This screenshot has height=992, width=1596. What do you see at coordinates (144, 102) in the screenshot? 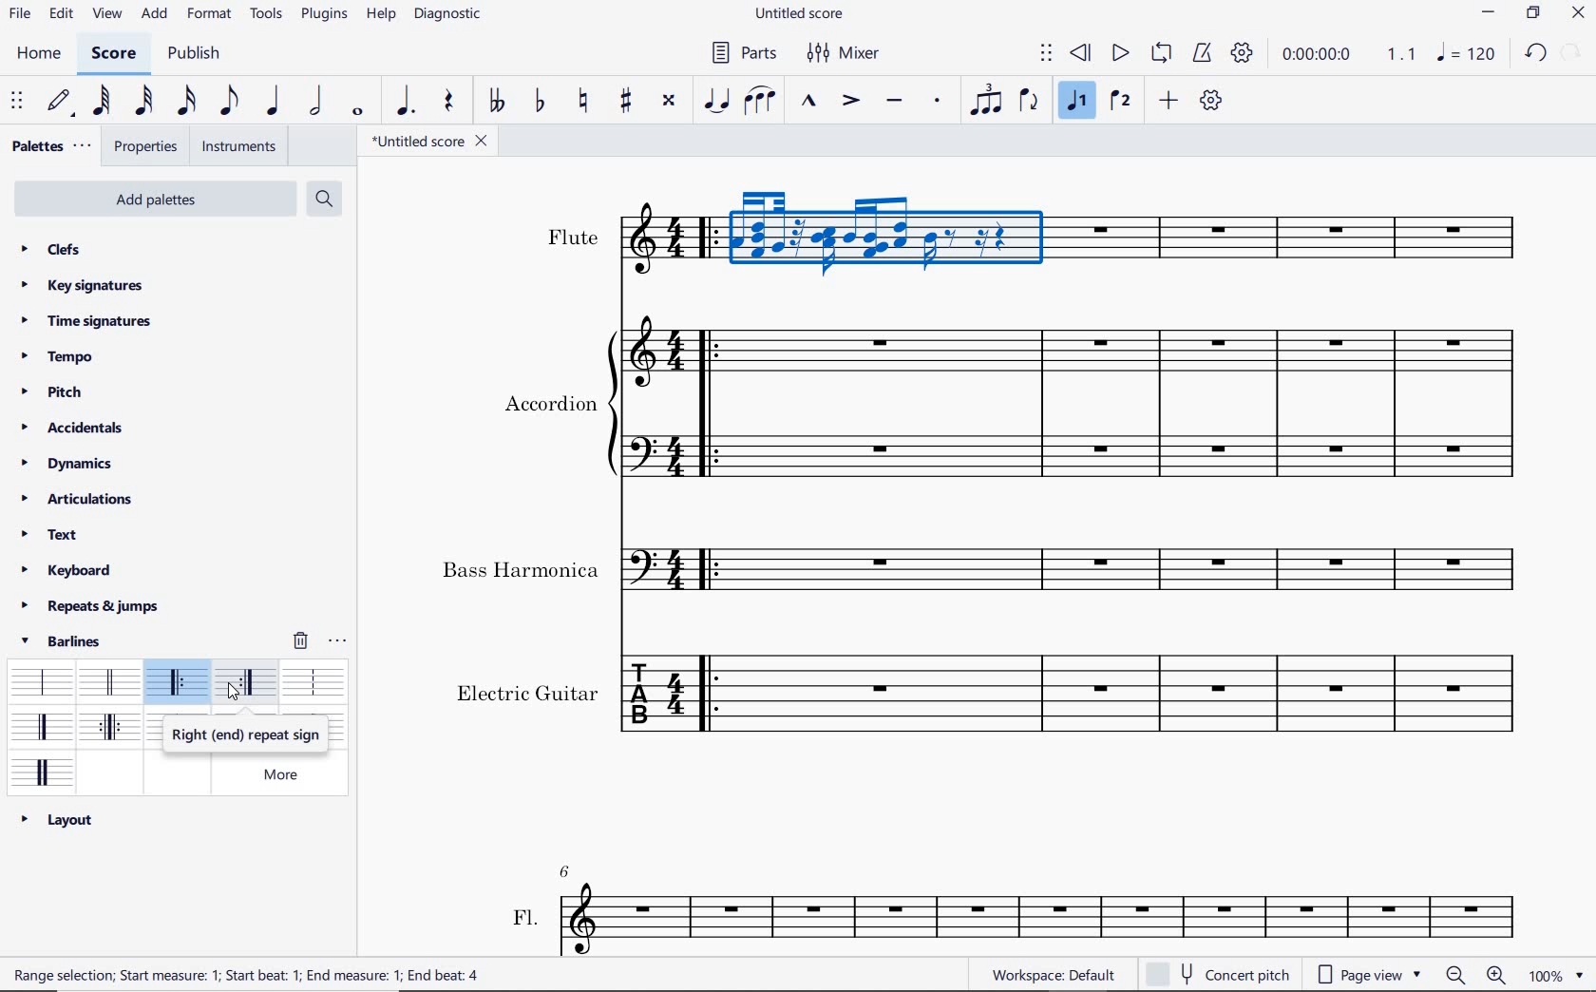
I see `32nd note` at bounding box center [144, 102].